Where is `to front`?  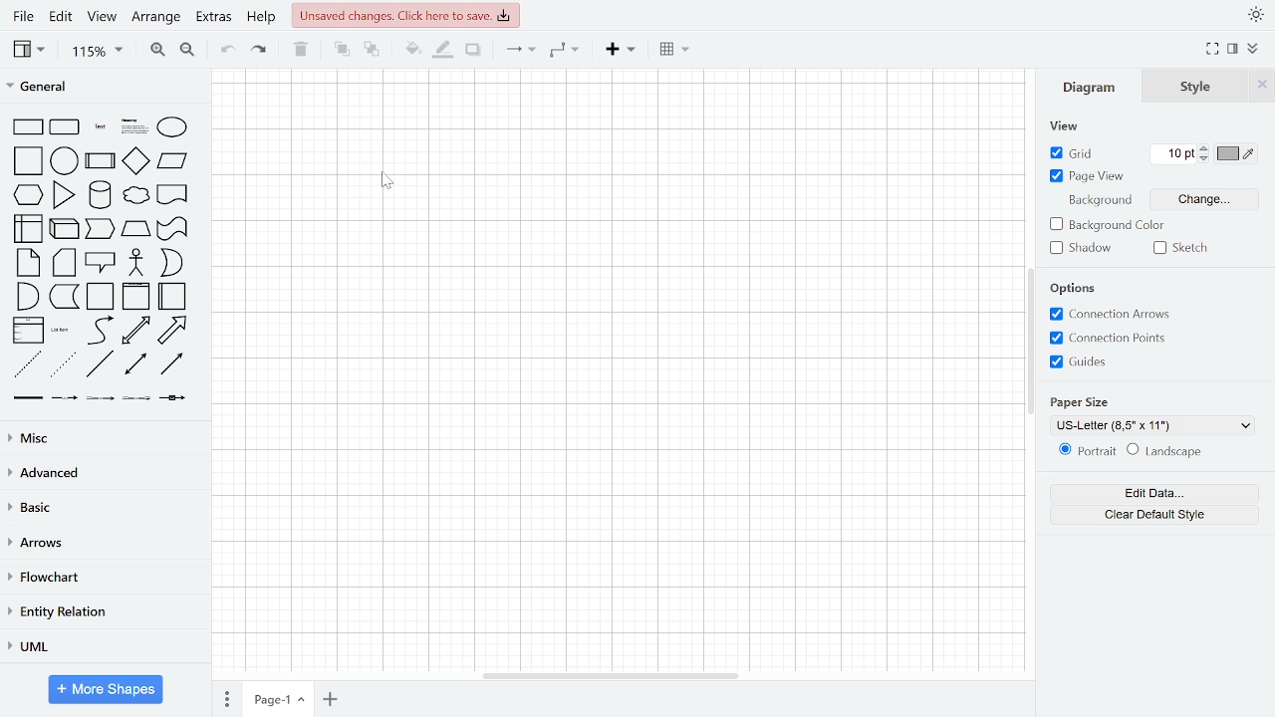 to front is located at coordinates (338, 49).